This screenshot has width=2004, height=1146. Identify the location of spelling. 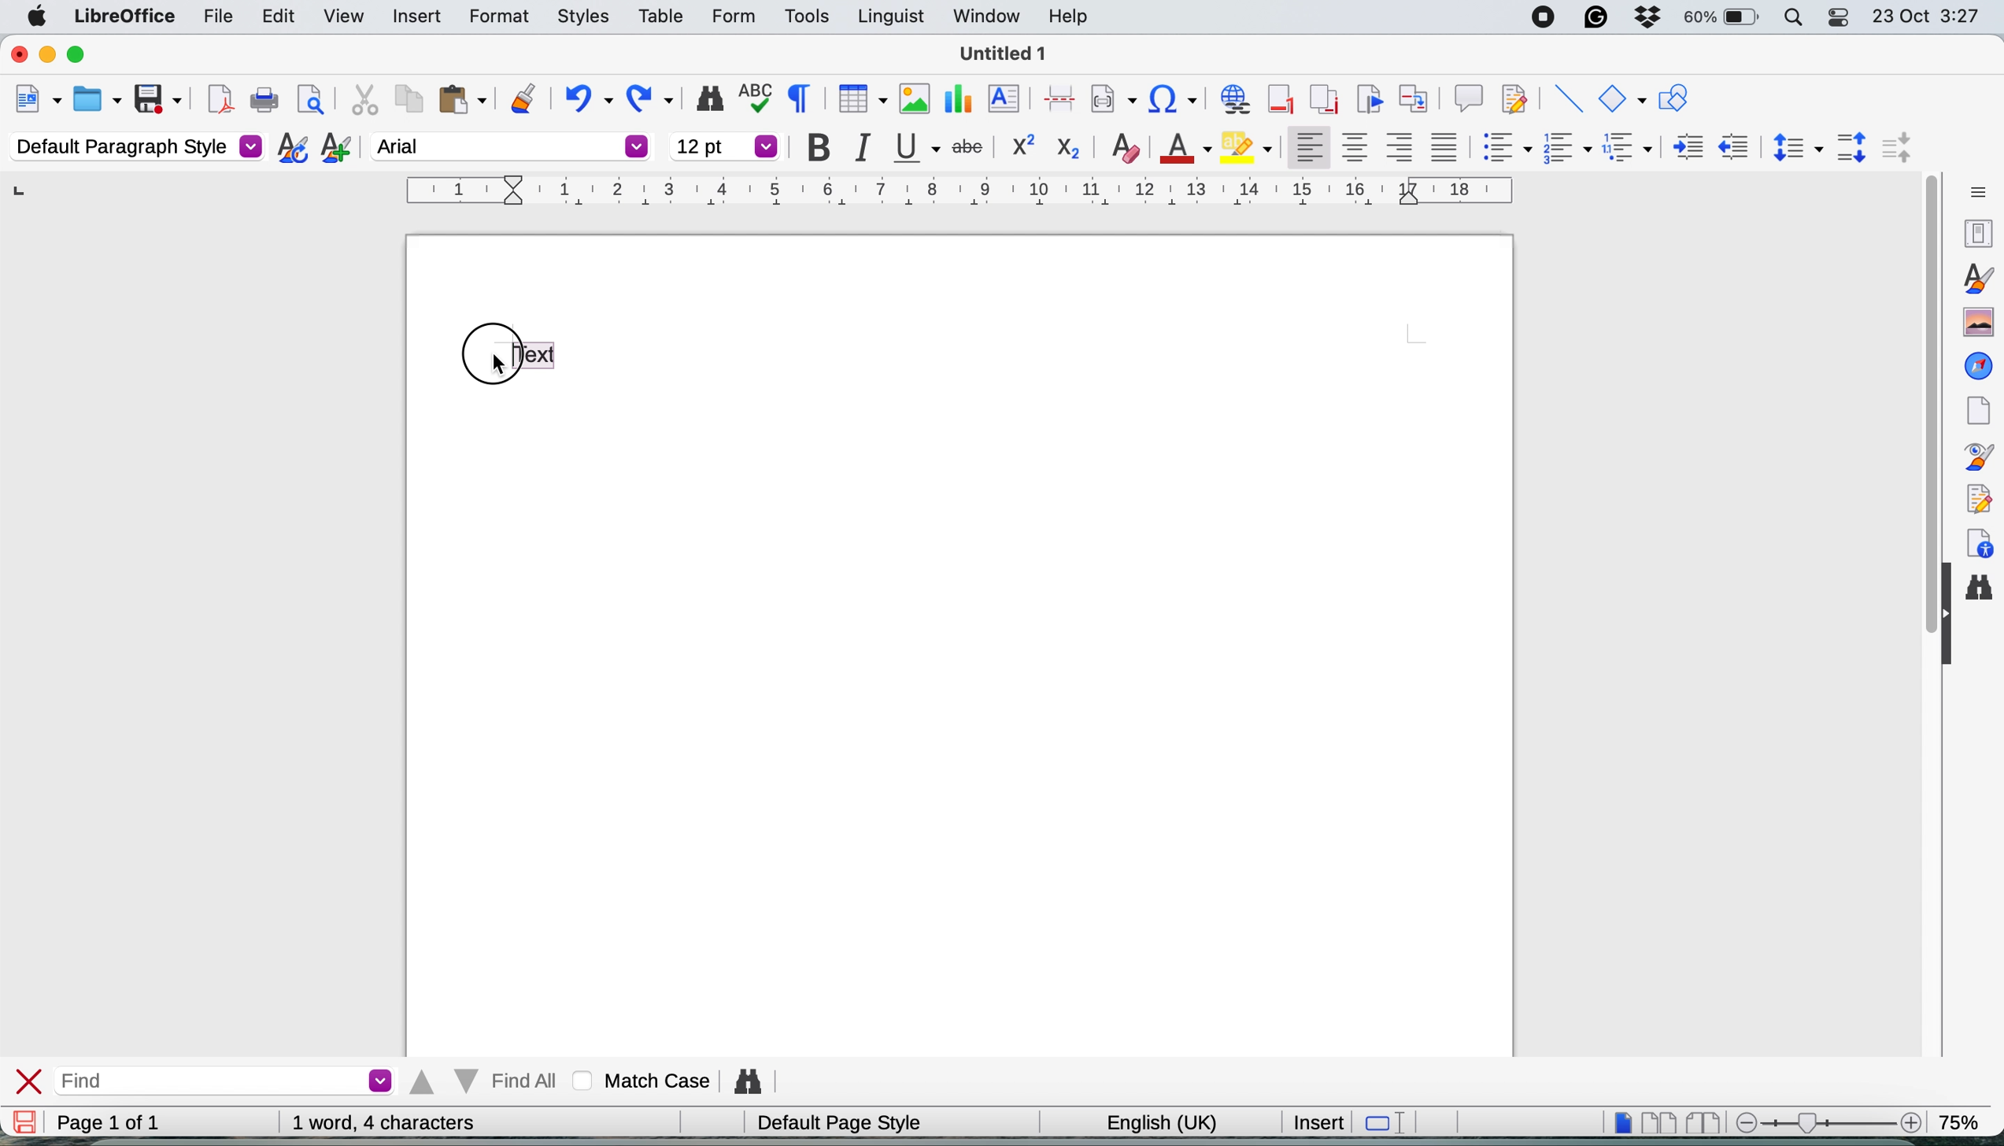
(752, 97).